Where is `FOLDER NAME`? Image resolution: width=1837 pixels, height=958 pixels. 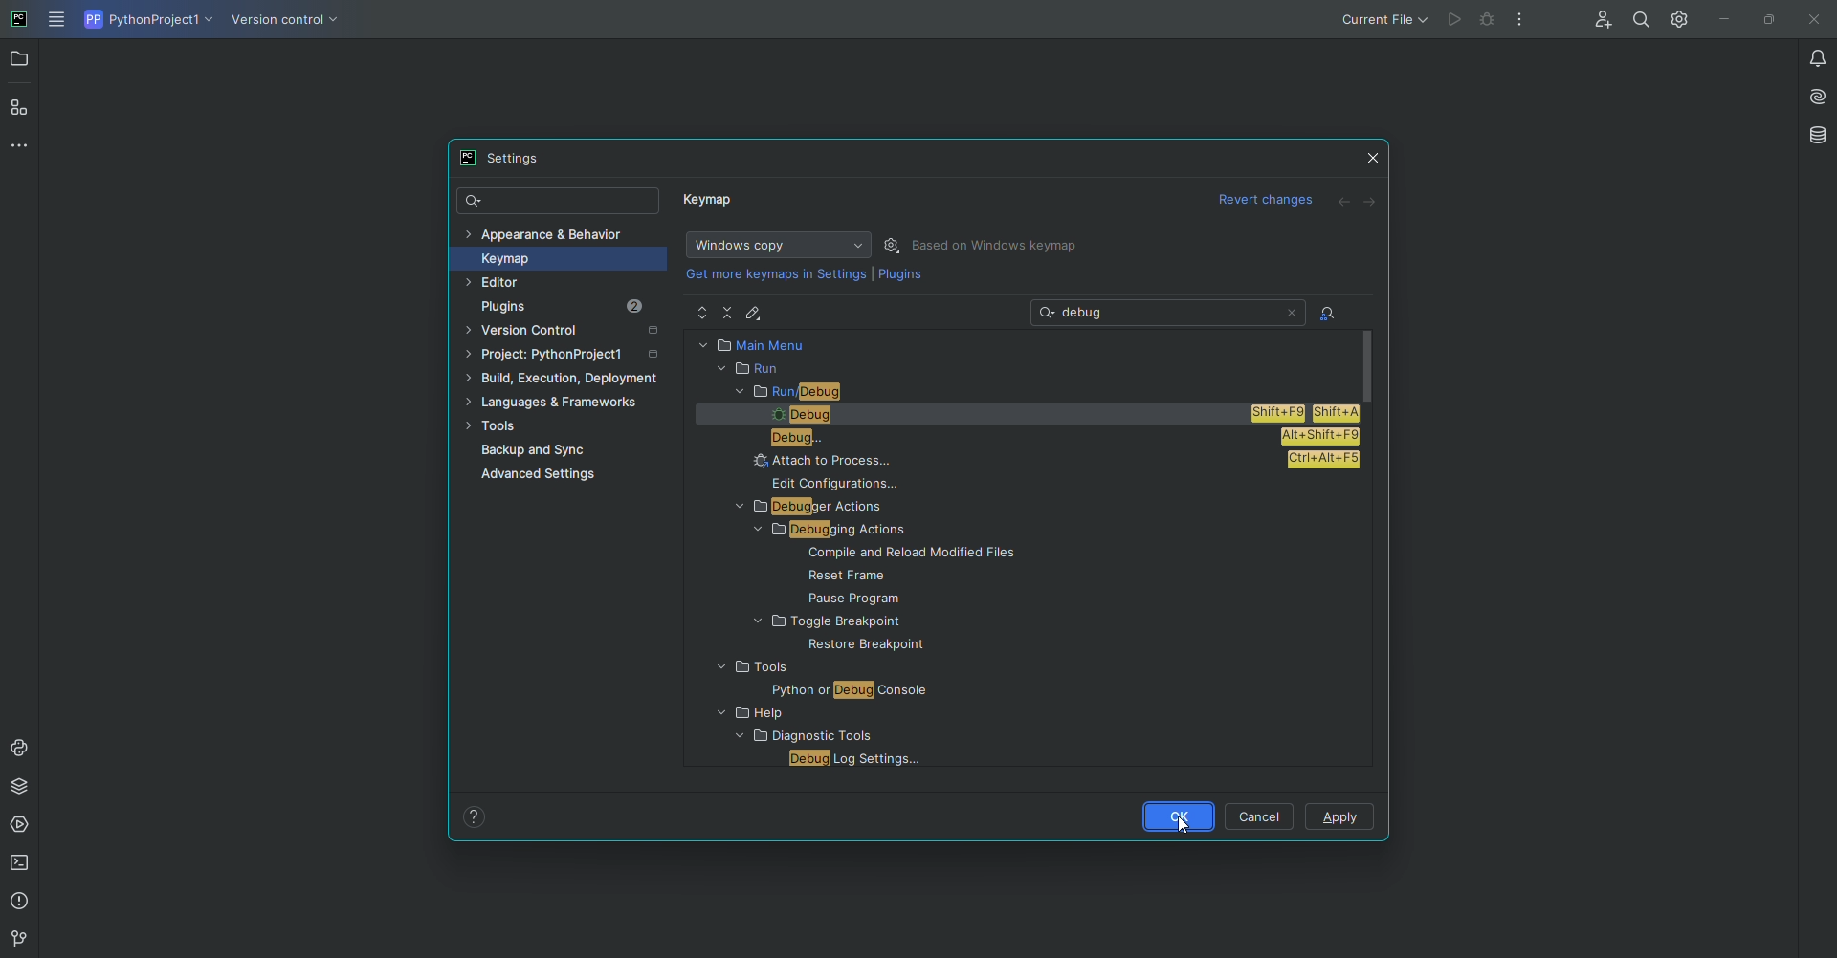 FOLDER NAME is located at coordinates (796, 738).